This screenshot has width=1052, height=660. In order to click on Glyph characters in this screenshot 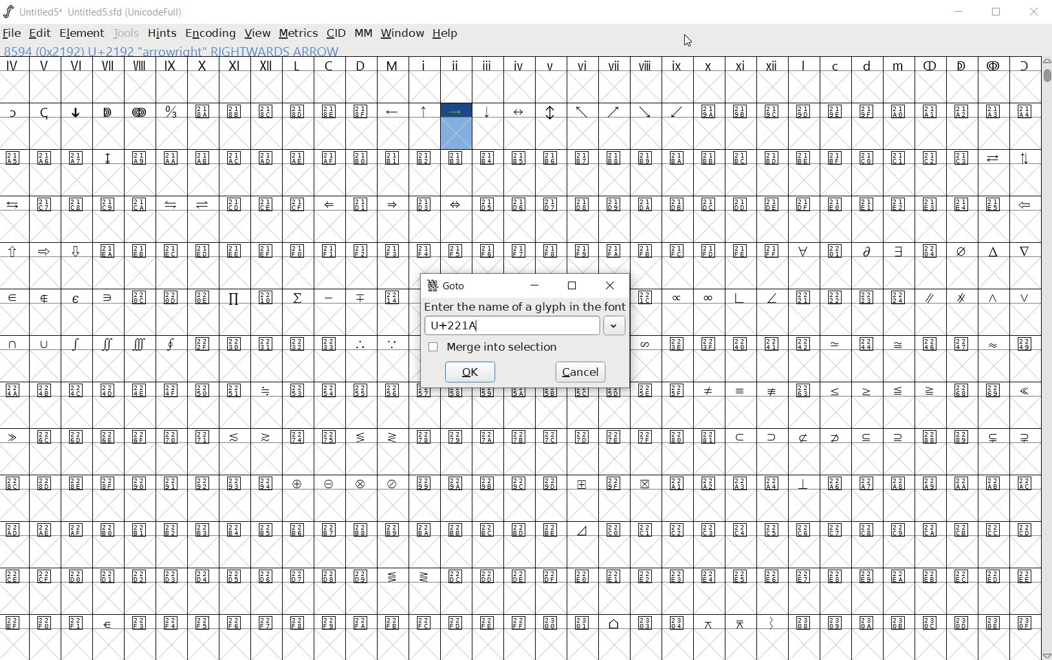, I will do `click(724, 544)`.